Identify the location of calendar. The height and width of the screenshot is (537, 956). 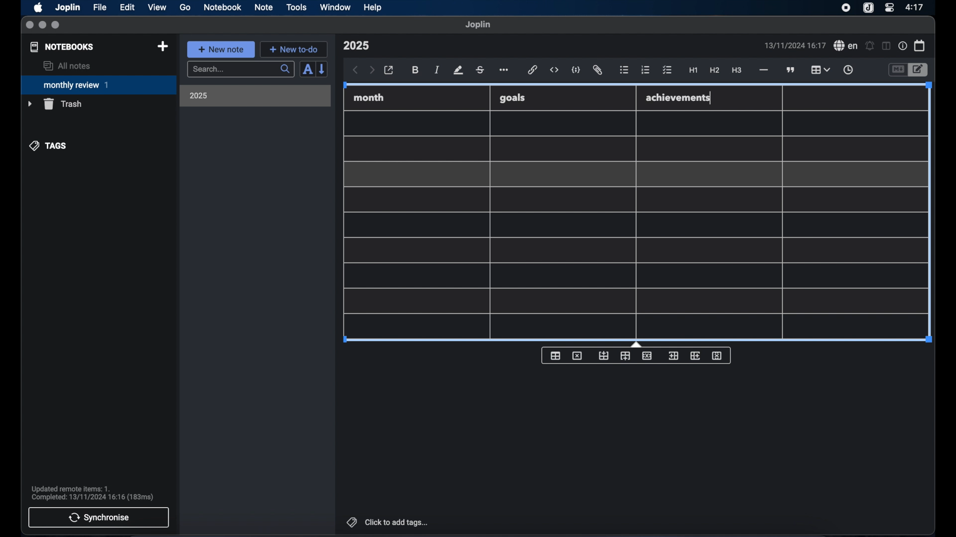
(920, 45).